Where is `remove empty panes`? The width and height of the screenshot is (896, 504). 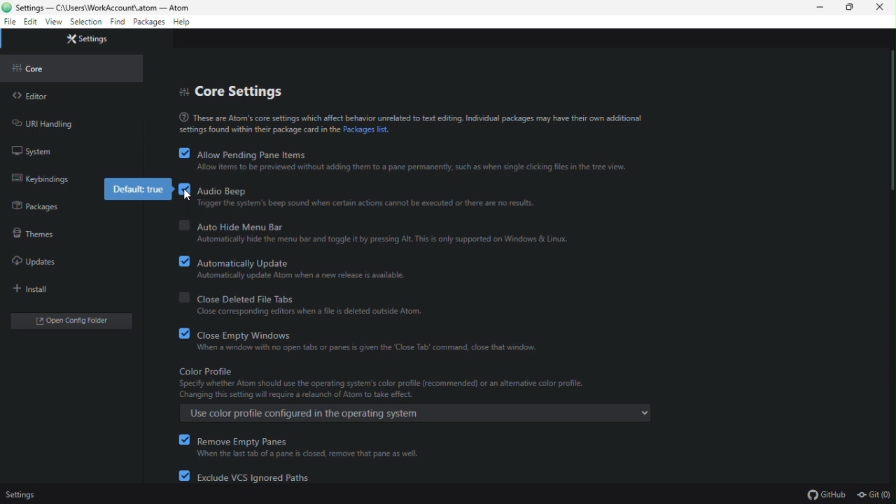 remove empty panes is located at coordinates (300, 440).